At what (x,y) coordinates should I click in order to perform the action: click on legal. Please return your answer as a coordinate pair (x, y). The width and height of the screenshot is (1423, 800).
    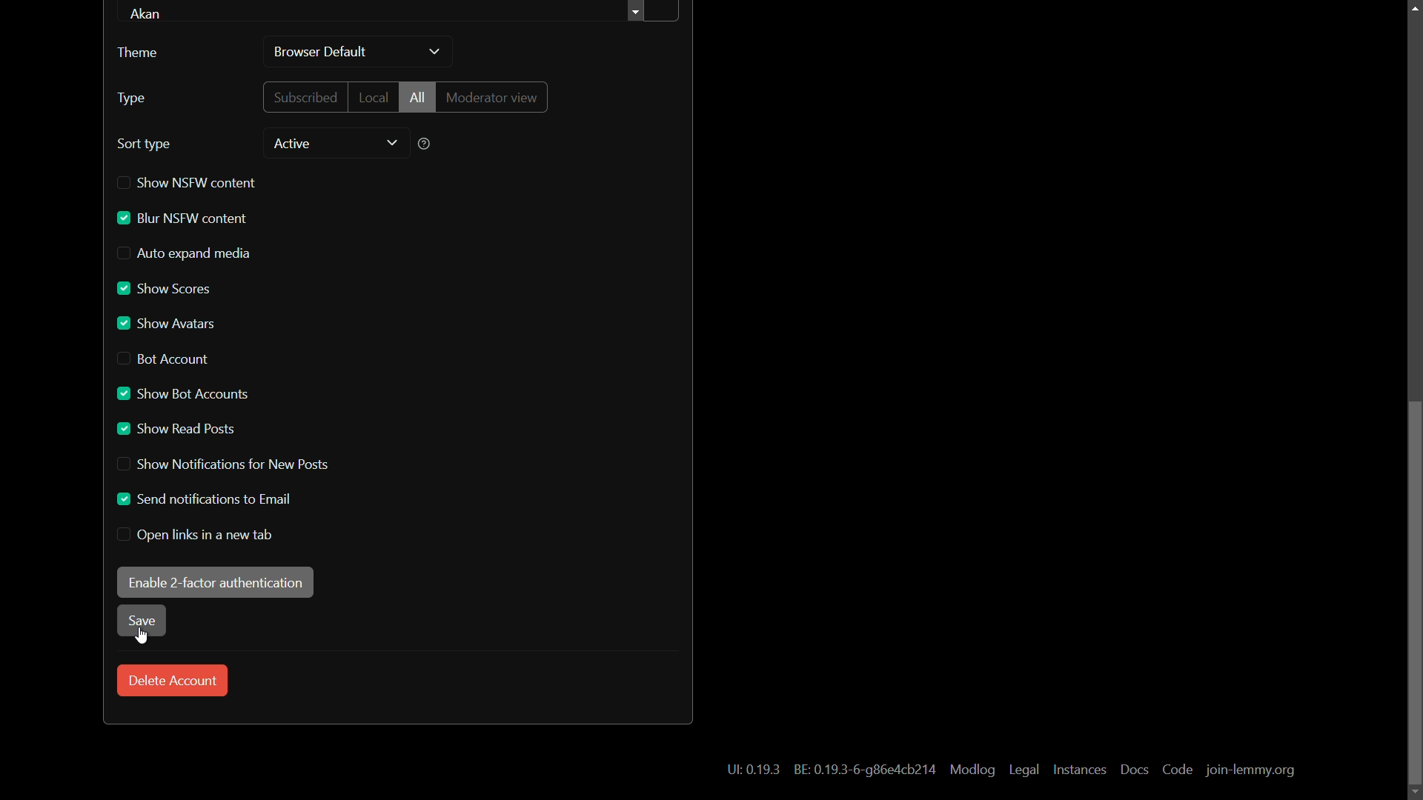
    Looking at the image, I should click on (1026, 770).